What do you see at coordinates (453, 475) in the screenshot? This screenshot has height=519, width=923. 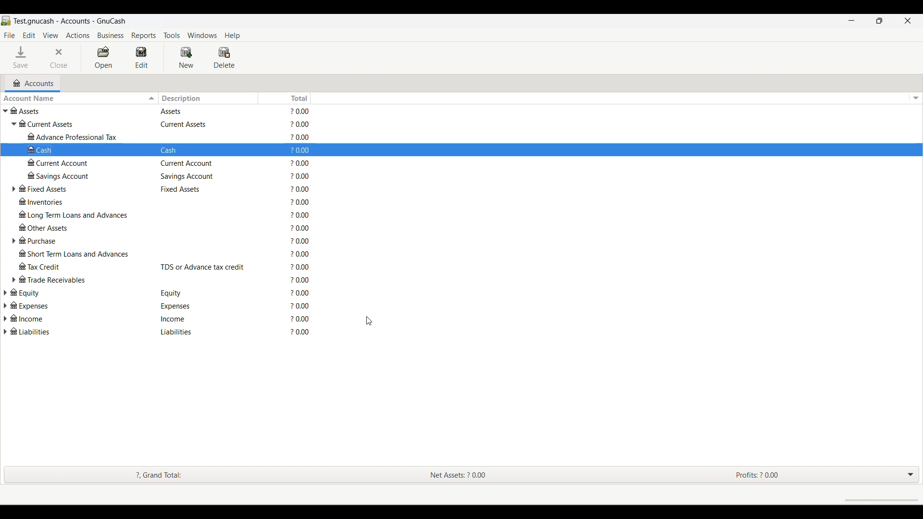 I see `Net Assets: ? 0.00` at bounding box center [453, 475].